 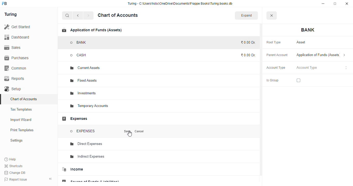 I want to click on common, so click(x=16, y=68).